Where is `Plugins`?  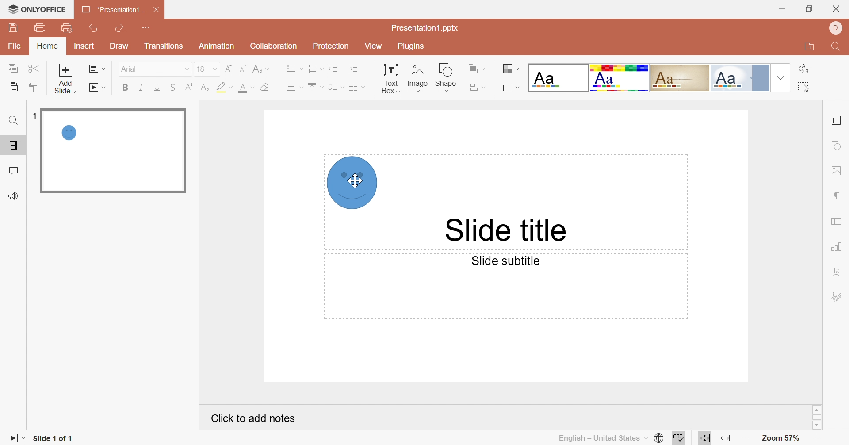 Plugins is located at coordinates (409, 47).